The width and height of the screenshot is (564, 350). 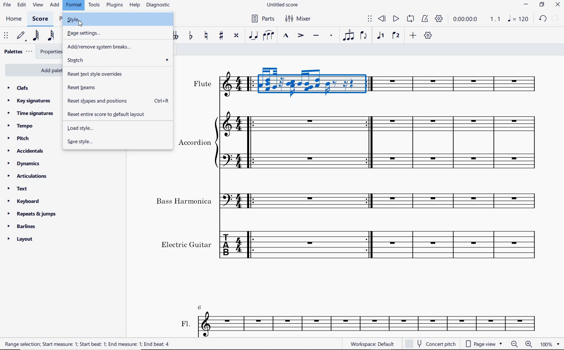 I want to click on tempo, so click(x=21, y=126).